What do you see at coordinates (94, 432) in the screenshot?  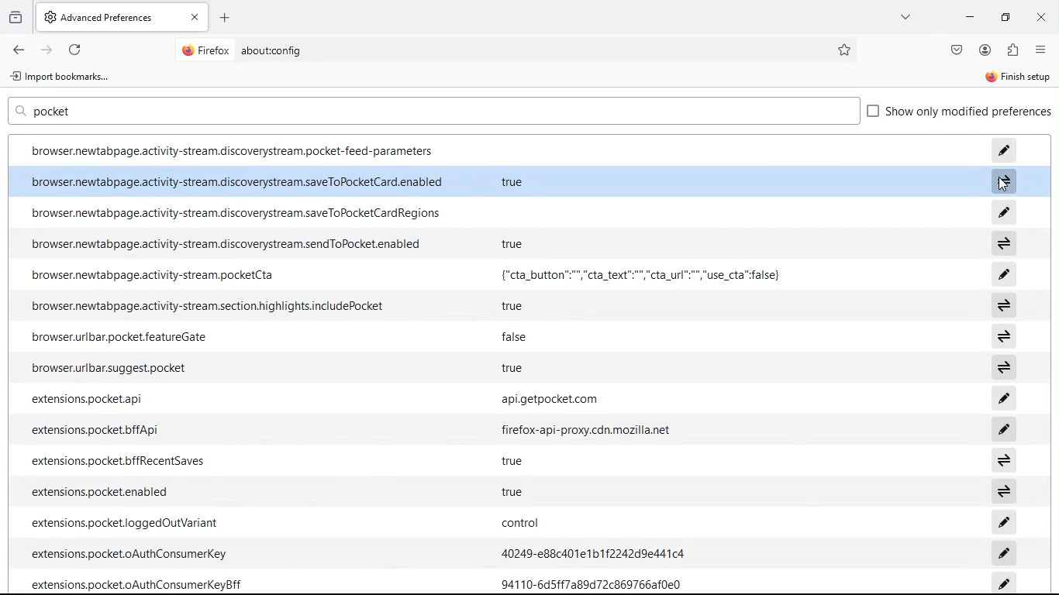 I see `extensions.pocket.bffApi` at bounding box center [94, 432].